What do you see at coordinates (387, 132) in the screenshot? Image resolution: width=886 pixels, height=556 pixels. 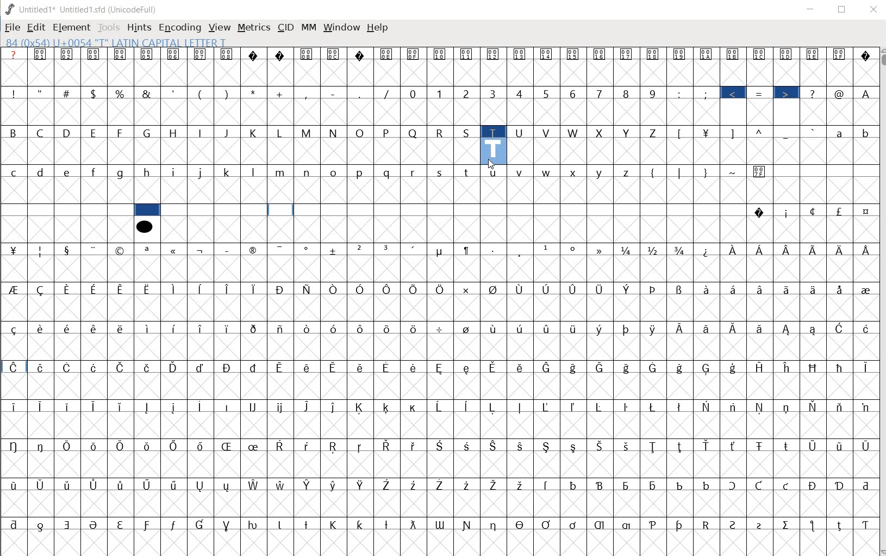 I see `P` at bounding box center [387, 132].